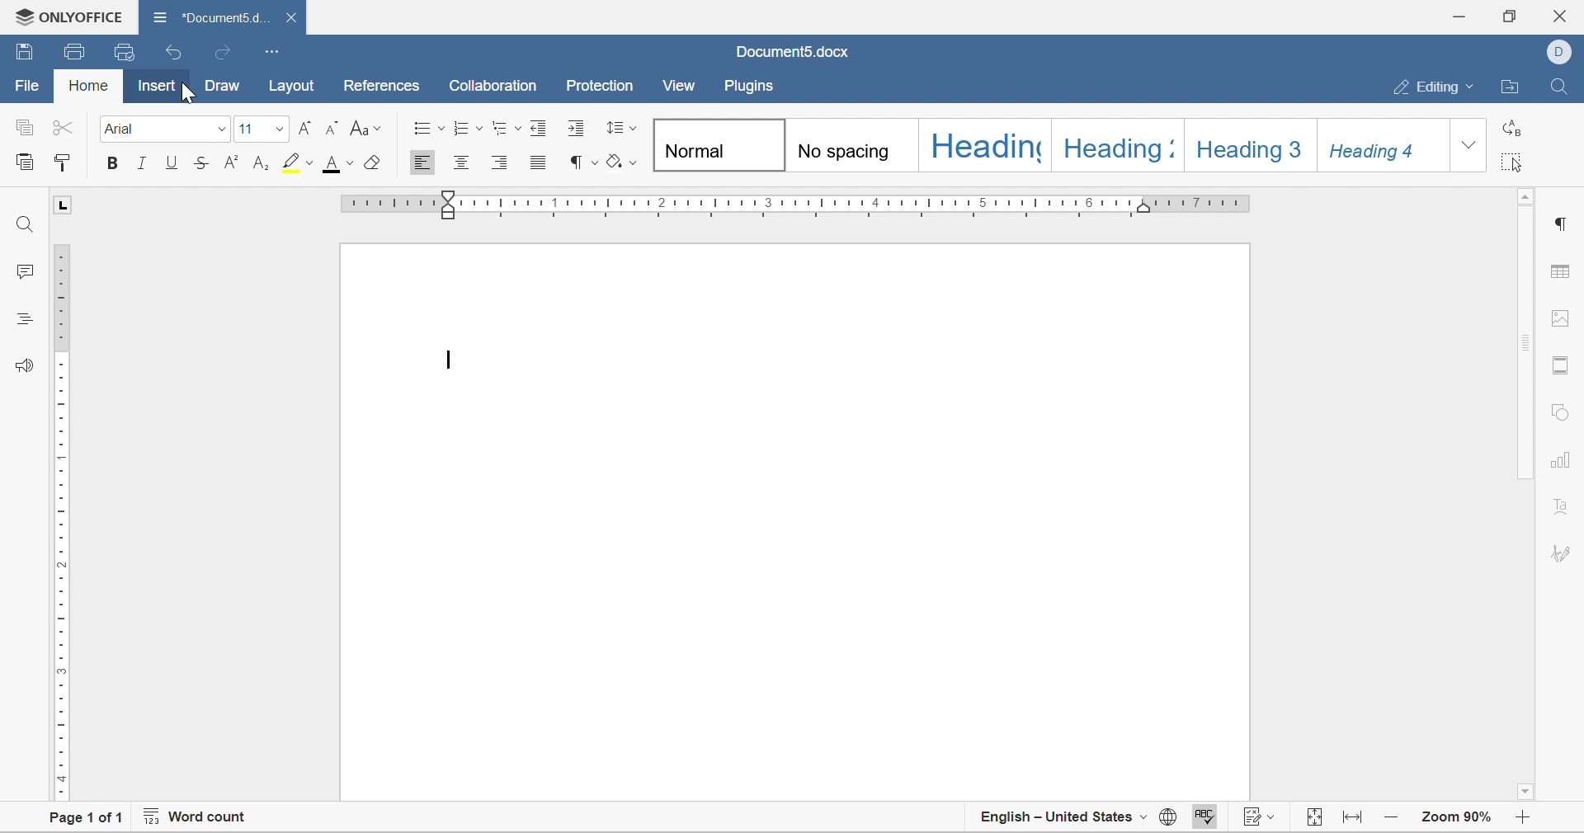  I want to click on document5d, so click(214, 15).